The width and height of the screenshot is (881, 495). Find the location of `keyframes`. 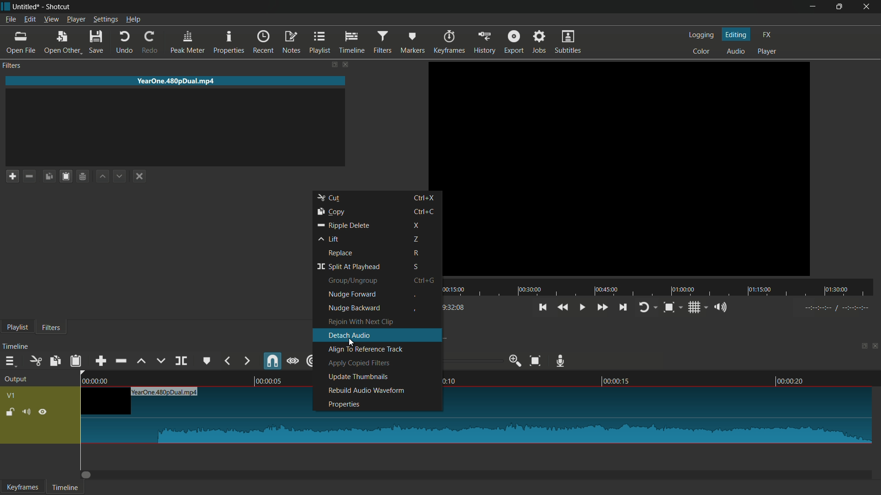

keyframes is located at coordinates (451, 41).